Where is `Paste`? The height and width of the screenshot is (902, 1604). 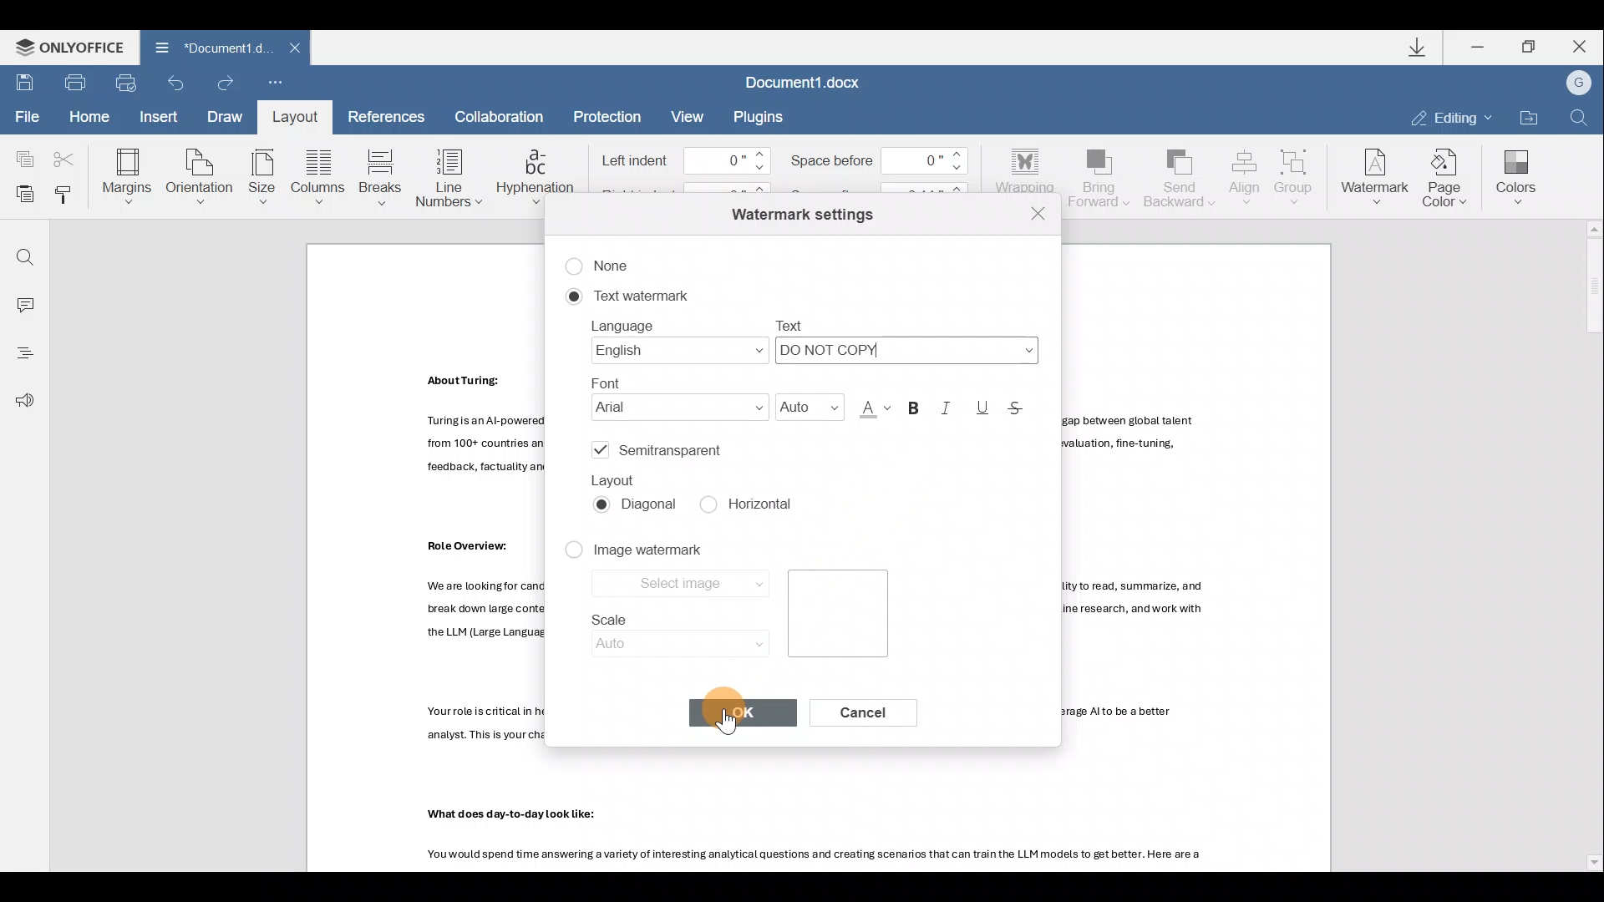 Paste is located at coordinates (22, 195).